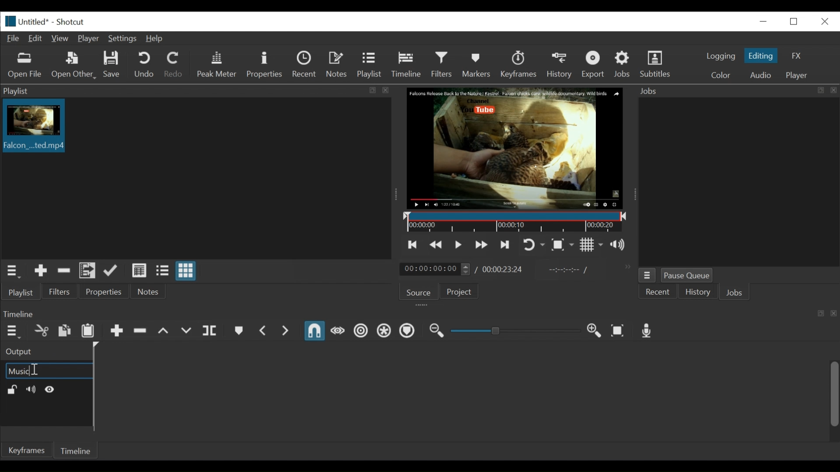  I want to click on Next Marker, so click(286, 331).